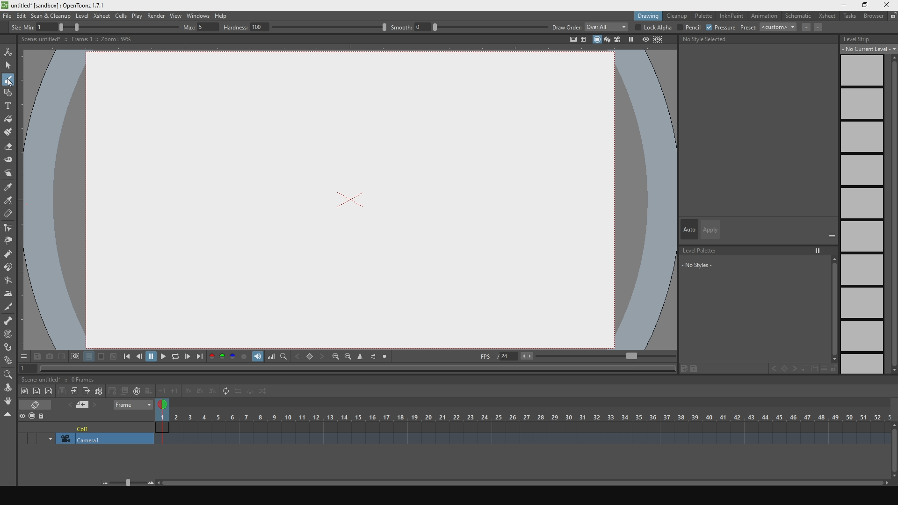  What do you see at coordinates (578, 356) in the screenshot?
I see `fps` at bounding box center [578, 356].